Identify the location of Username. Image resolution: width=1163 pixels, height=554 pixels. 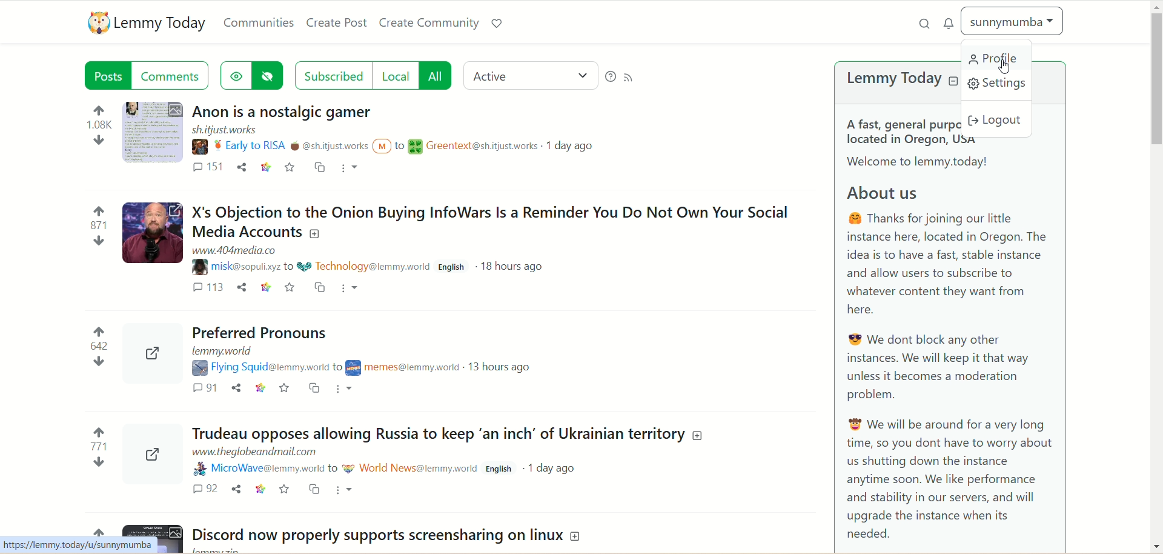
(237, 267).